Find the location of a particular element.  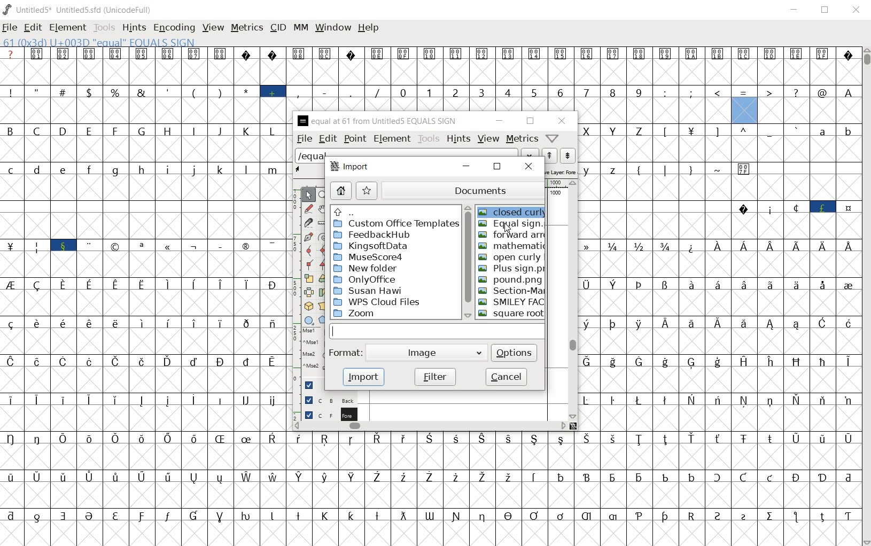

add a curve point always either horizontal or vertical is located at coordinates (323, 249).